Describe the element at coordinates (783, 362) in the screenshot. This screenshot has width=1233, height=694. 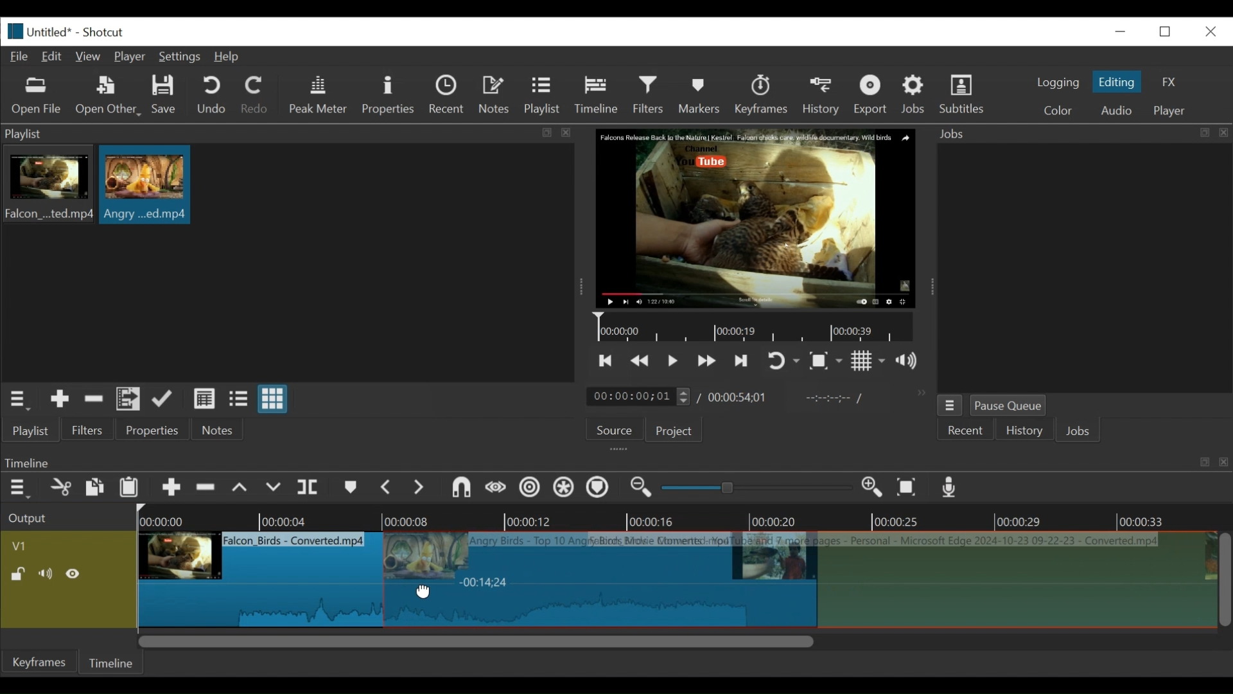
I see `toggle player looping` at that location.